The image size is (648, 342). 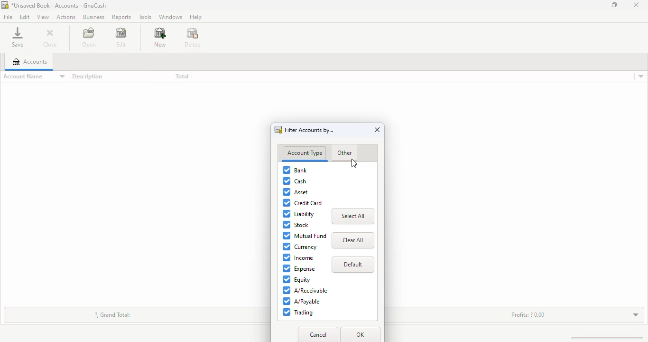 I want to click on other, so click(x=344, y=153).